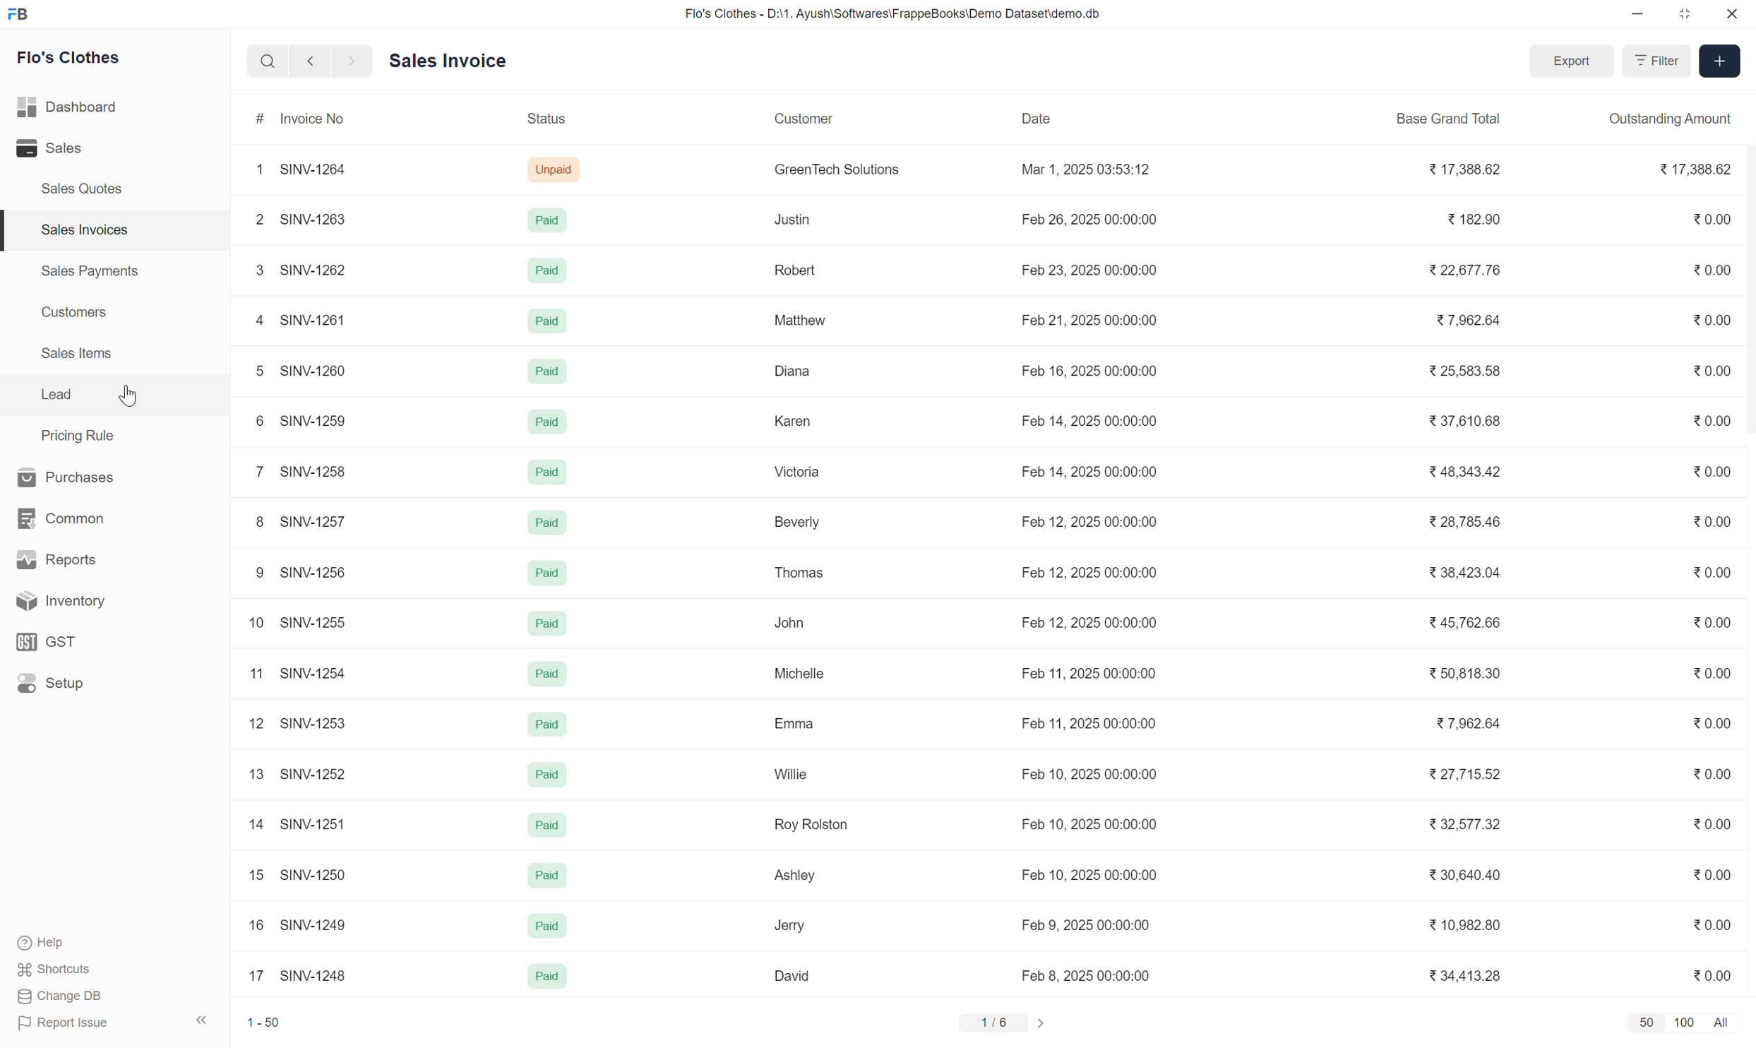 The image size is (1756, 1048). I want to click on 322,677.76, so click(1469, 271).